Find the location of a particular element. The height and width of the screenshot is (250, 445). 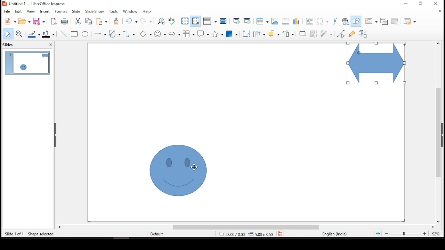

select tool is located at coordinates (8, 34).